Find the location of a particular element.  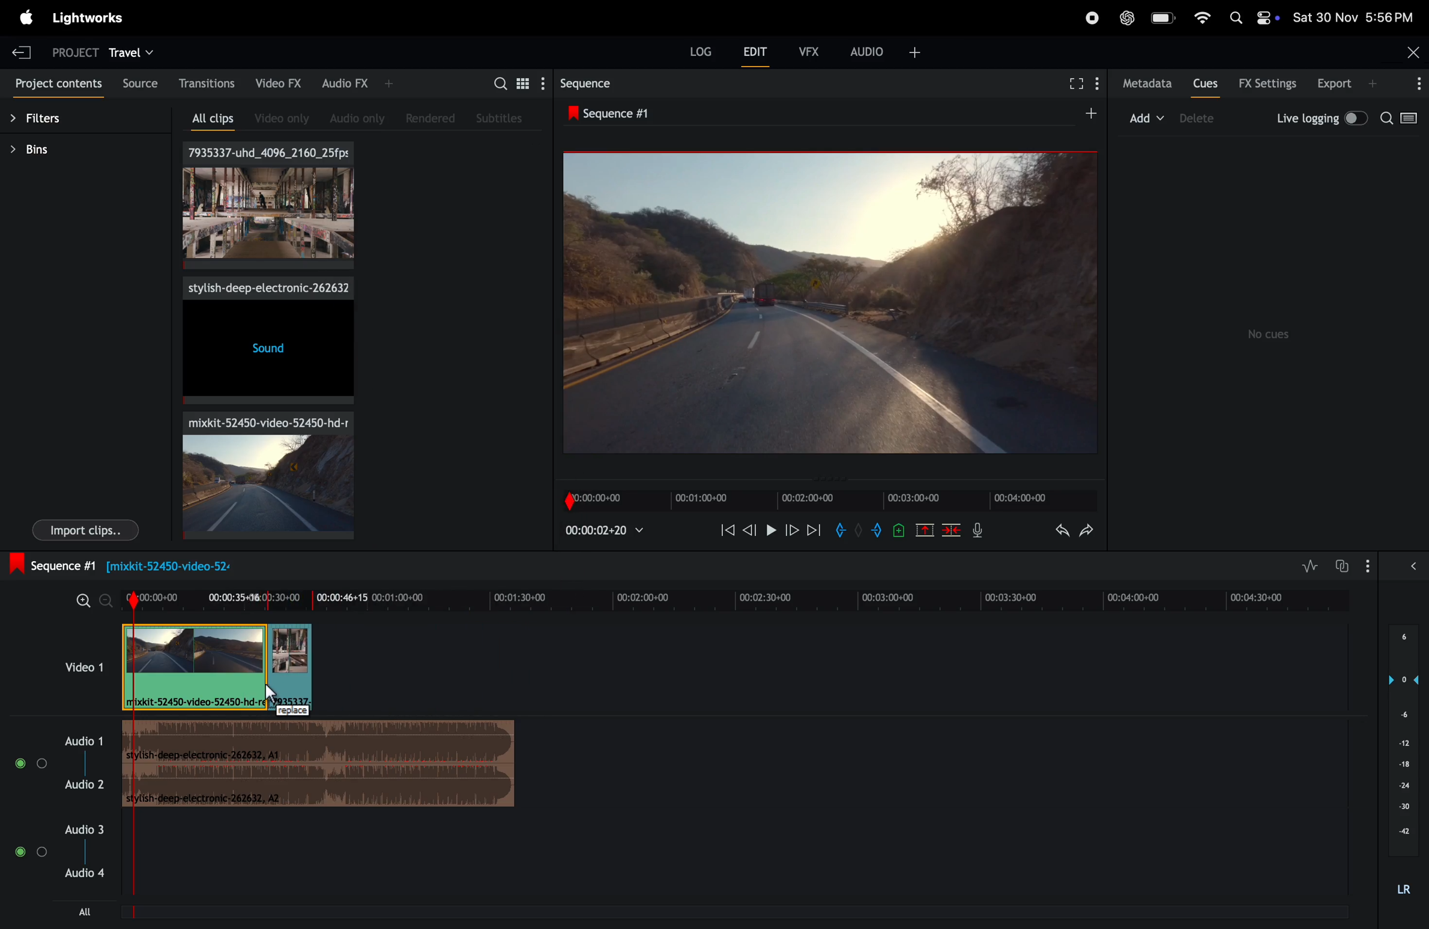

light works is located at coordinates (91, 19).